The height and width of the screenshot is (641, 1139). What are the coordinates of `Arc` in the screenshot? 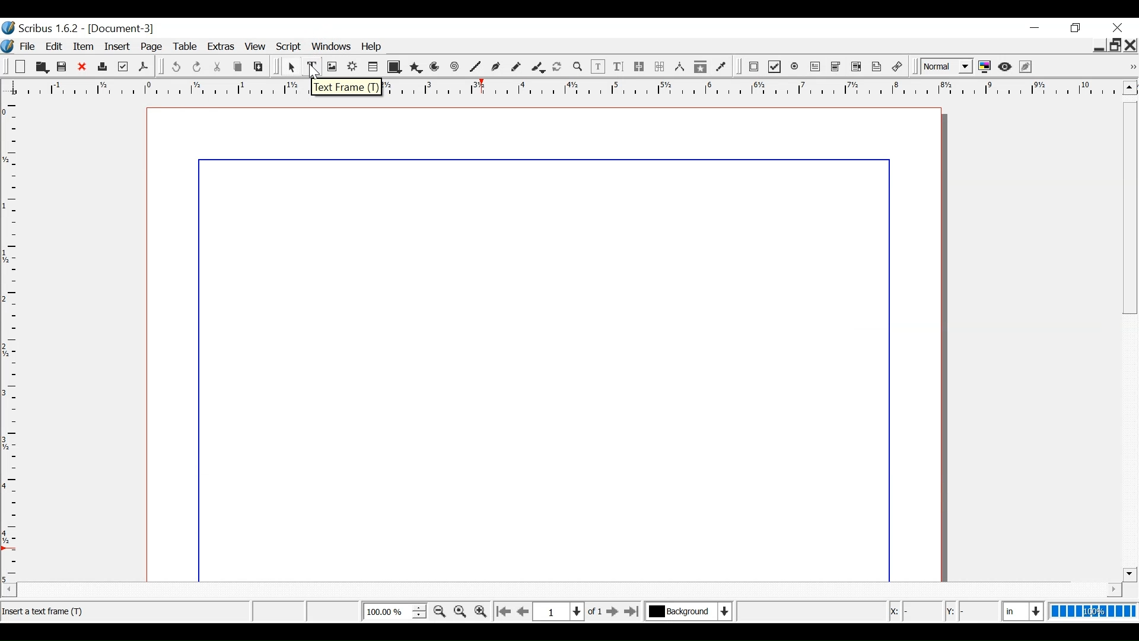 It's located at (436, 67).